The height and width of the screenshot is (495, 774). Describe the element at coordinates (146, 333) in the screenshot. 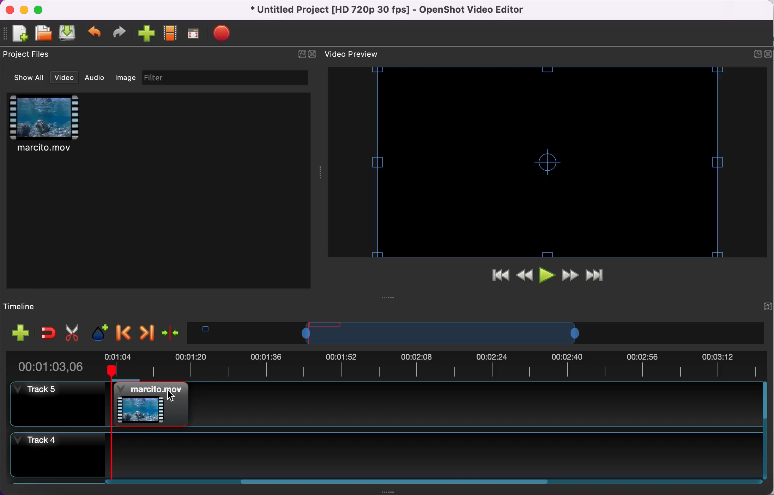

I see `next marker` at that location.